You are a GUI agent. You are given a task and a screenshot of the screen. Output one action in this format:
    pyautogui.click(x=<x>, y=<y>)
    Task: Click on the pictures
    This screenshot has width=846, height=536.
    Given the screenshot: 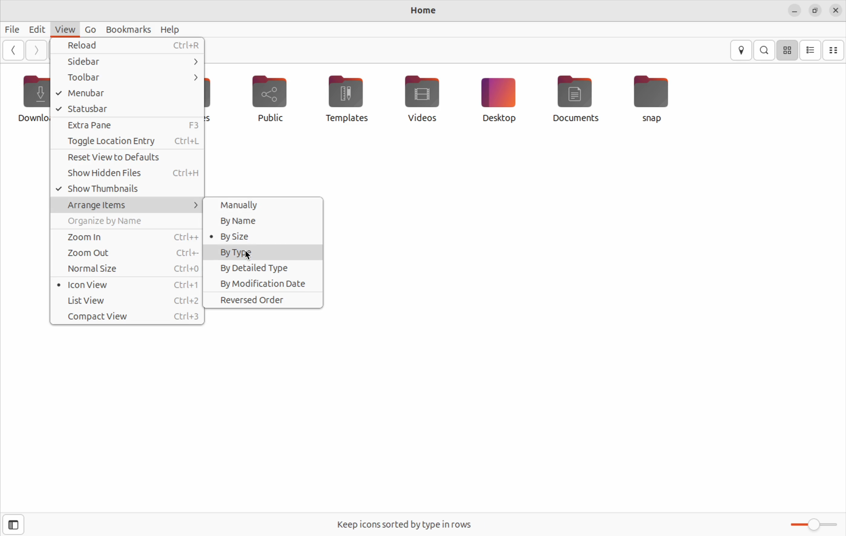 What is the action you would take?
    pyautogui.click(x=218, y=97)
    